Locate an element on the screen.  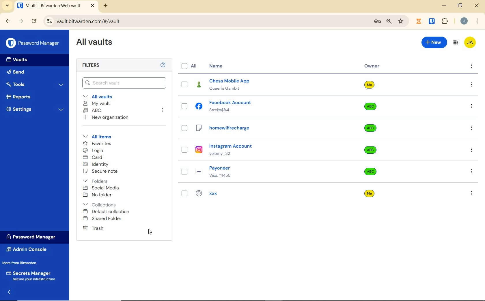
instagram account is located at coordinates (266, 150).